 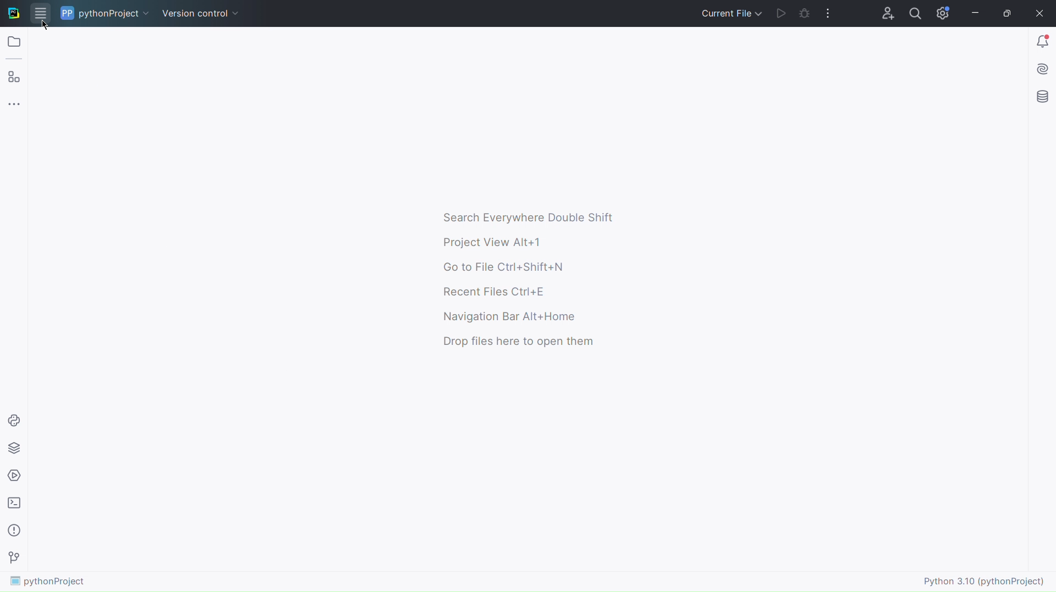 I want to click on Python Console, so click(x=14, y=418).